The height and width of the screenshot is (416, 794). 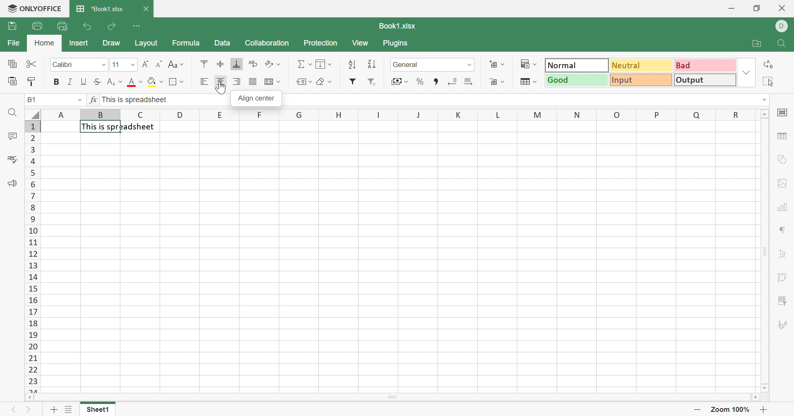 What do you see at coordinates (311, 81) in the screenshot?
I see `Drop Down` at bounding box center [311, 81].